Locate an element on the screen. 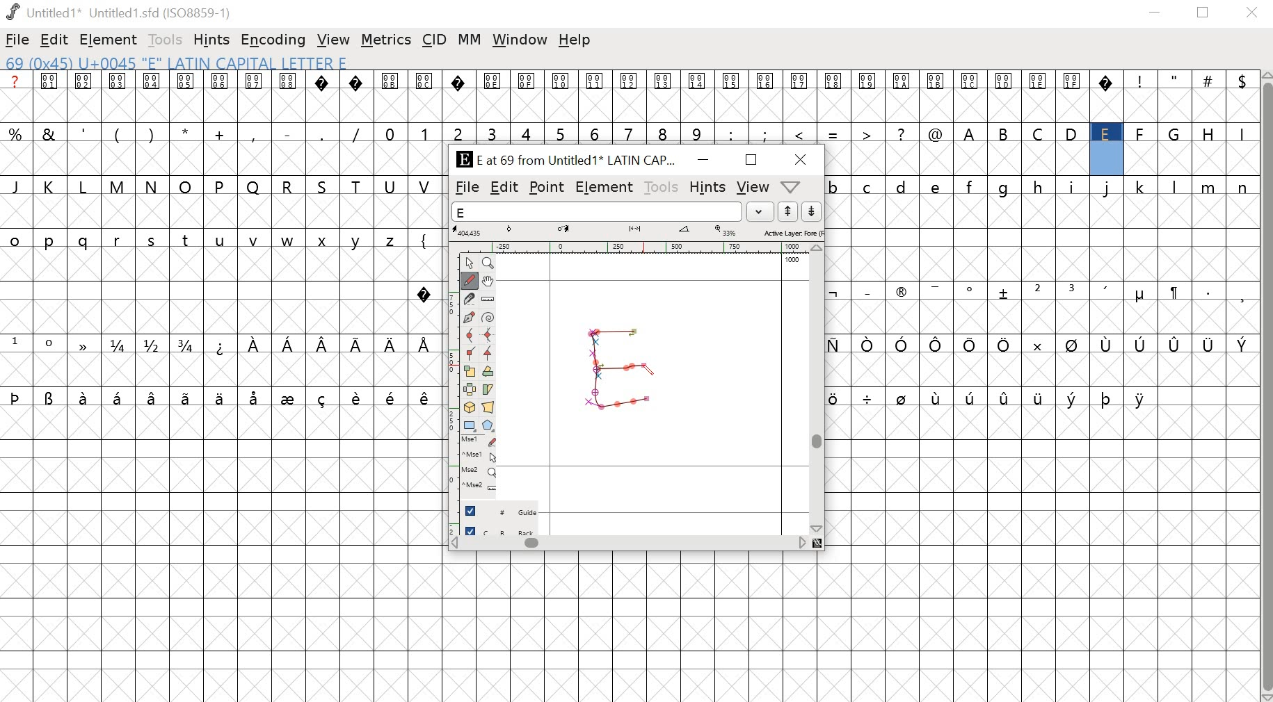 The width and height of the screenshot is (1273, 702). encoding is located at coordinates (273, 40).